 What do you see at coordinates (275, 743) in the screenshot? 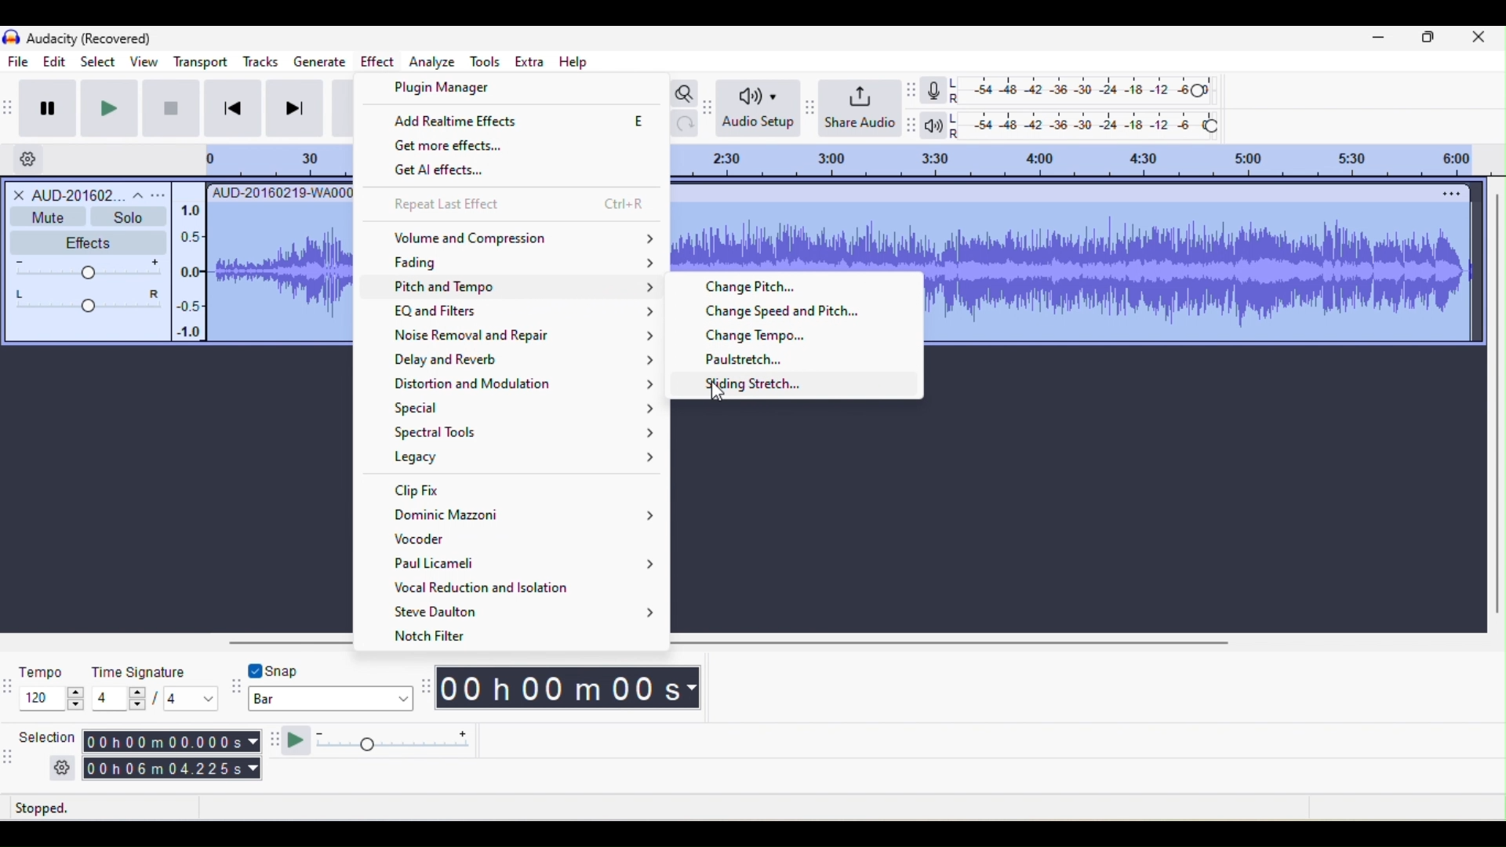
I see `audacity plat at speed` at bounding box center [275, 743].